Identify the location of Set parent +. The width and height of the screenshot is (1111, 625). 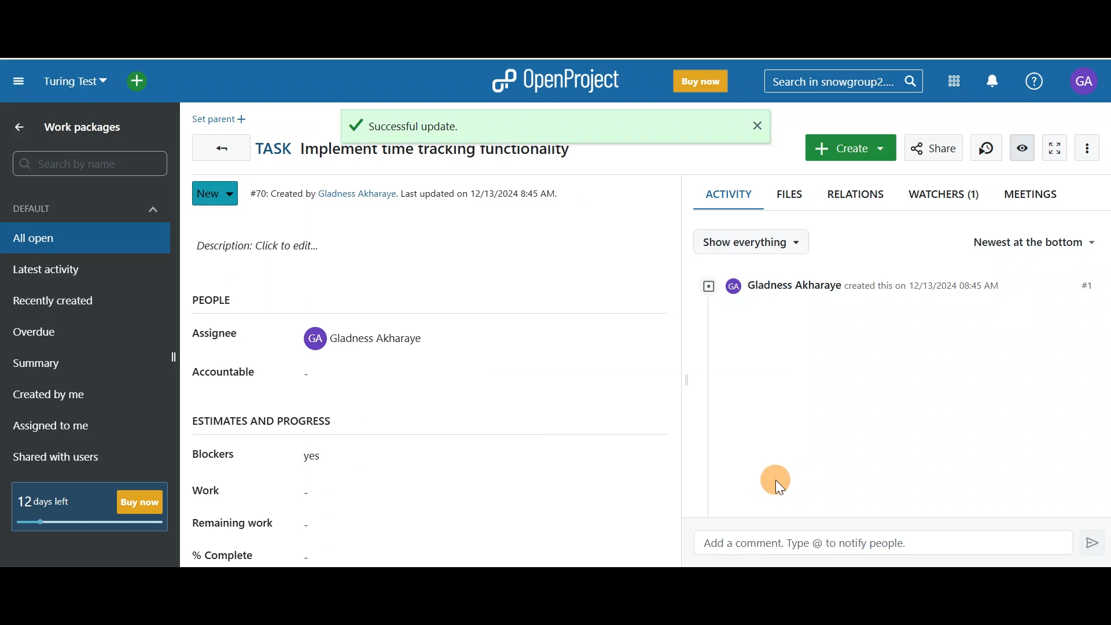
(222, 116).